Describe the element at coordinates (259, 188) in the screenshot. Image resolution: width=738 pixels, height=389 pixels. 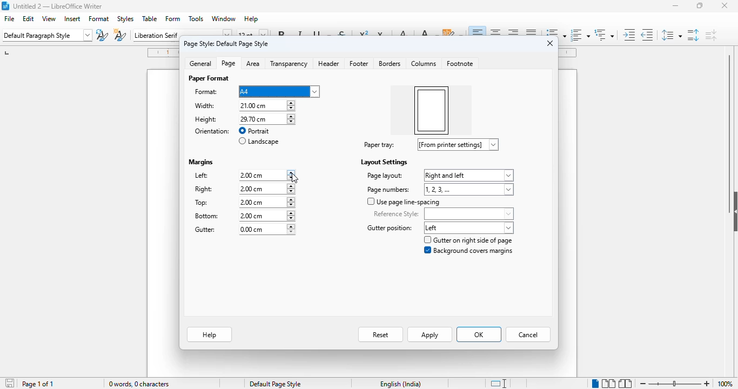
I see `right margin input box` at that location.